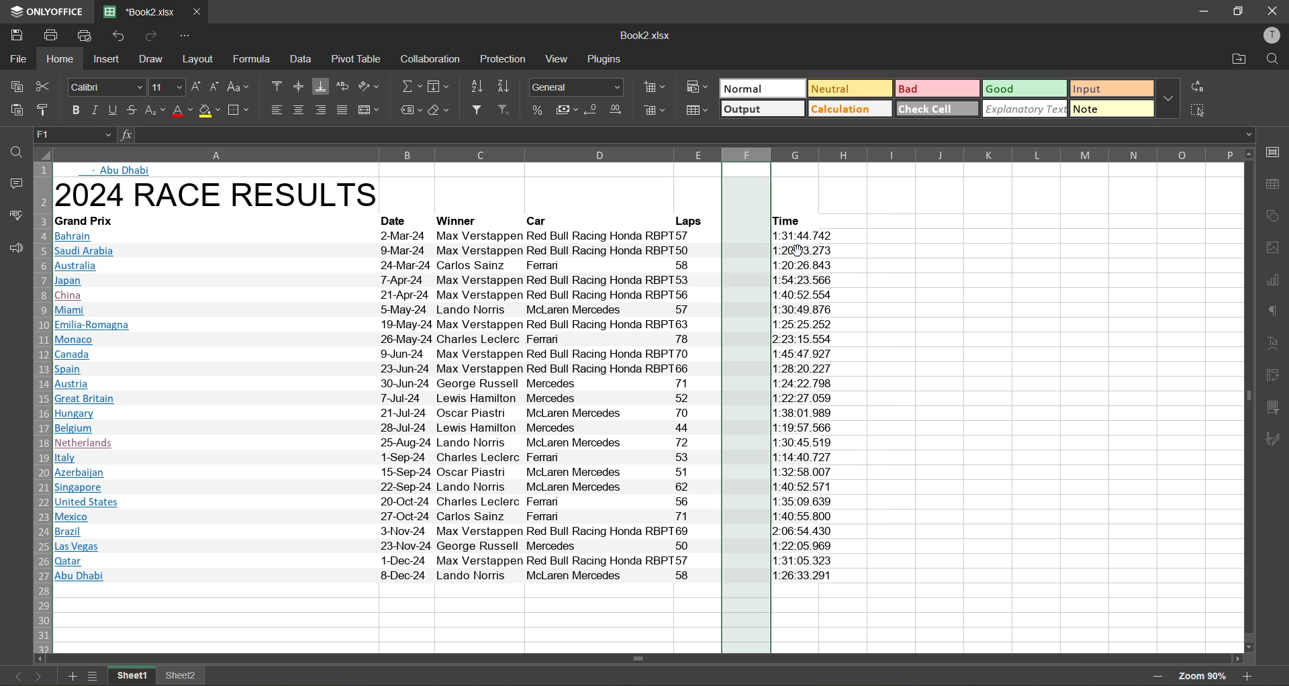 Image resolution: width=1289 pixels, height=686 pixels. What do you see at coordinates (128, 170) in the screenshot?
I see ` Abu Dhabi` at bounding box center [128, 170].